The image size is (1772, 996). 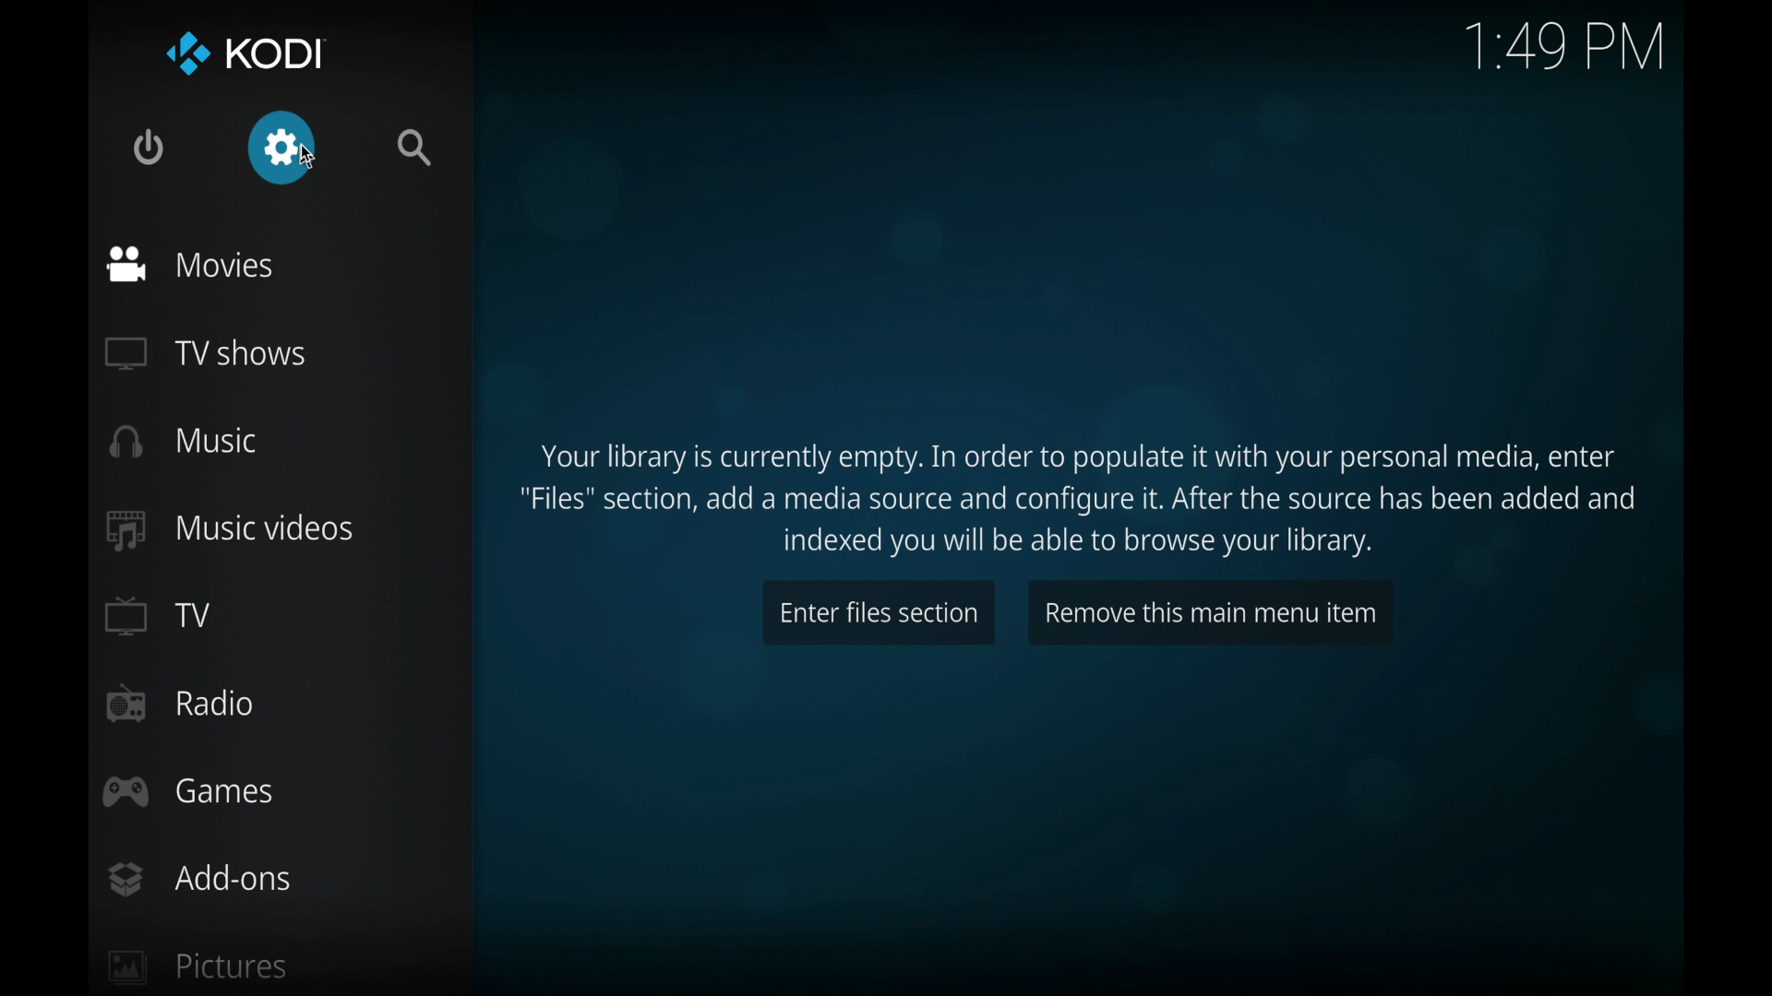 I want to click on cursor, so click(x=309, y=156).